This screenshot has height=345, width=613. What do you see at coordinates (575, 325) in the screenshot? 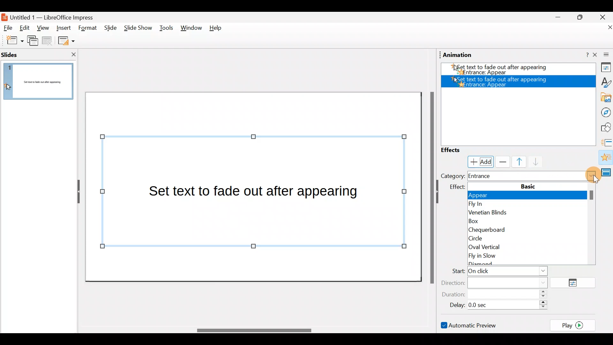
I see `Play` at bounding box center [575, 325].